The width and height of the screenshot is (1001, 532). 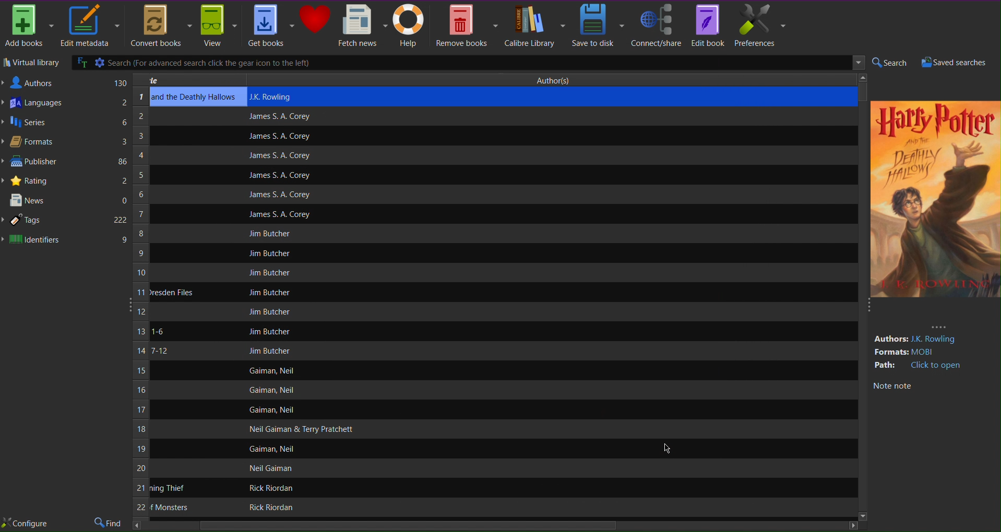 What do you see at coordinates (66, 104) in the screenshot?
I see `Languages` at bounding box center [66, 104].